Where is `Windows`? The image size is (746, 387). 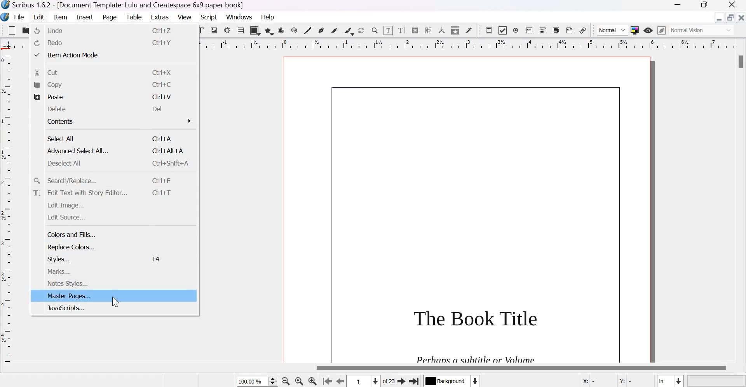
Windows is located at coordinates (240, 16).